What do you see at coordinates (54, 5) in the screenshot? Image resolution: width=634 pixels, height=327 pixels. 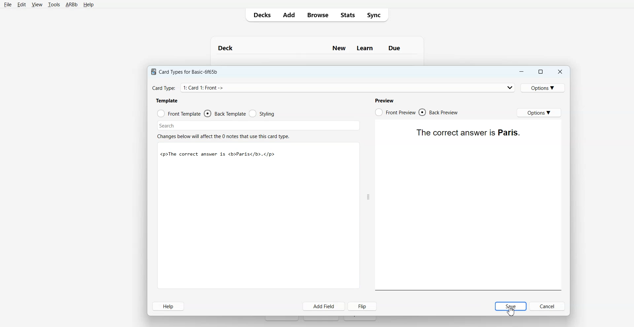 I see `Tools` at bounding box center [54, 5].